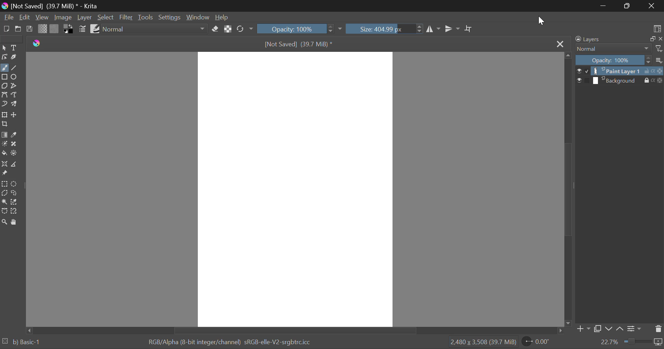 This screenshot has height=349, width=664. Describe the element at coordinates (95, 29) in the screenshot. I see `Brush Presets` at that location.